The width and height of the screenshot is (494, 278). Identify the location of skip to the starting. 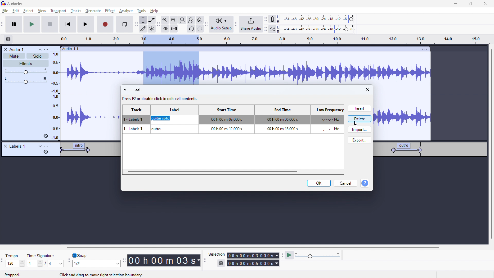
(67, 24).